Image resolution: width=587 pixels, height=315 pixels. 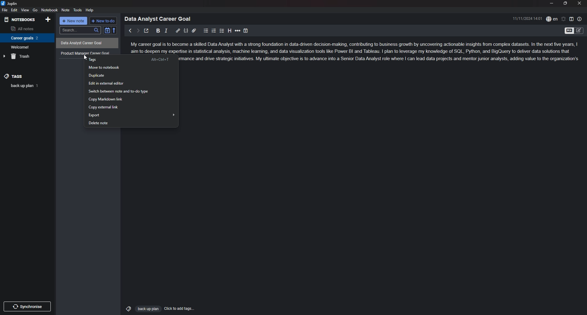 I want to click on move to notebook, so click(x=130, y=67).